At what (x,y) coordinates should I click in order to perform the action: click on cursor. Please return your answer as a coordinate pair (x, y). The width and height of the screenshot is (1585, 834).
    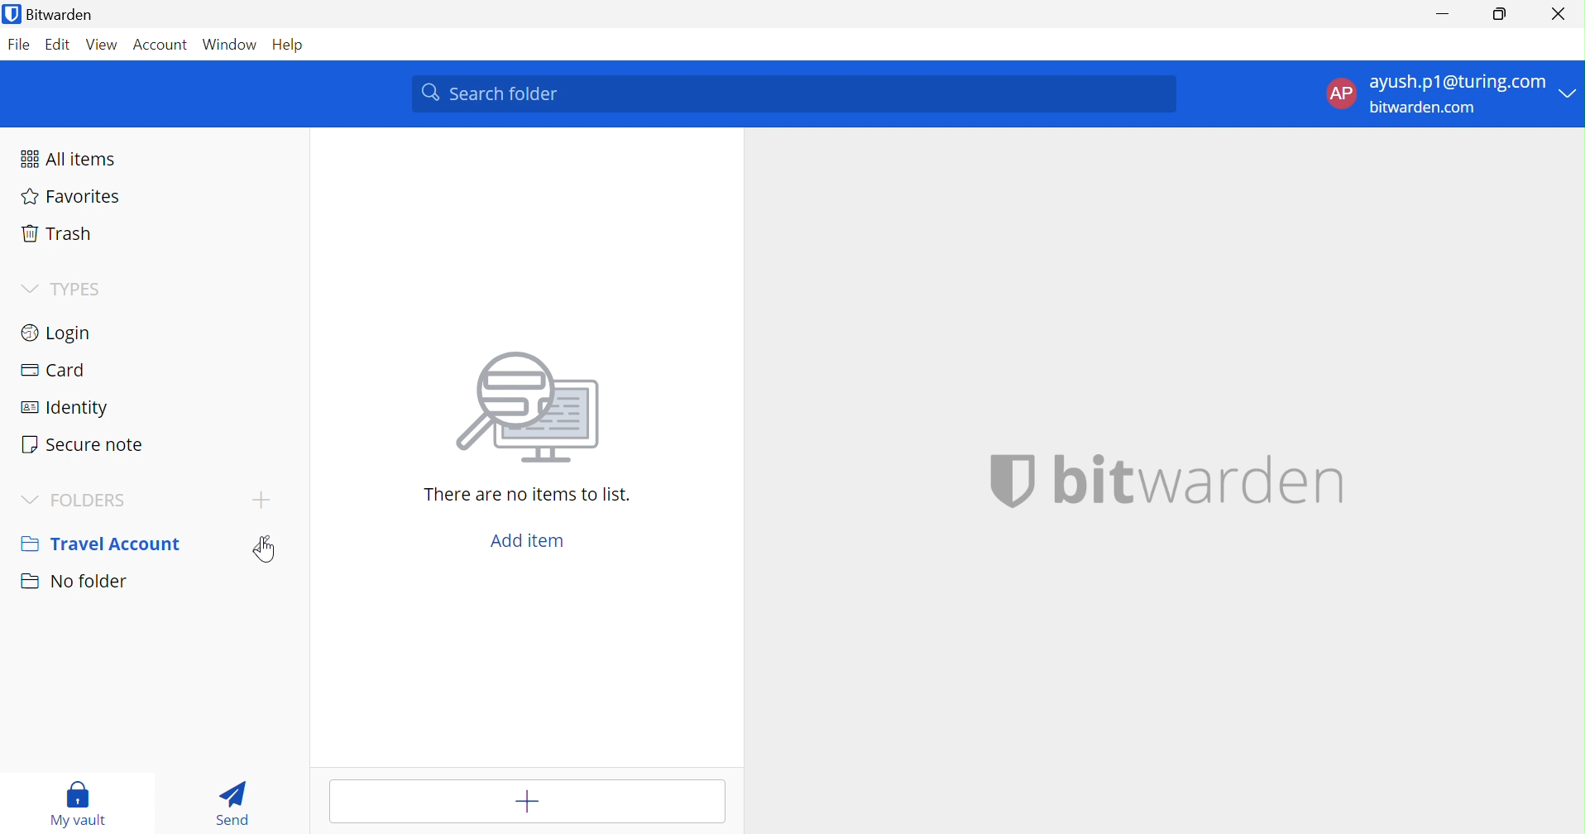
    Looking at the image, I should click on (266, 552).